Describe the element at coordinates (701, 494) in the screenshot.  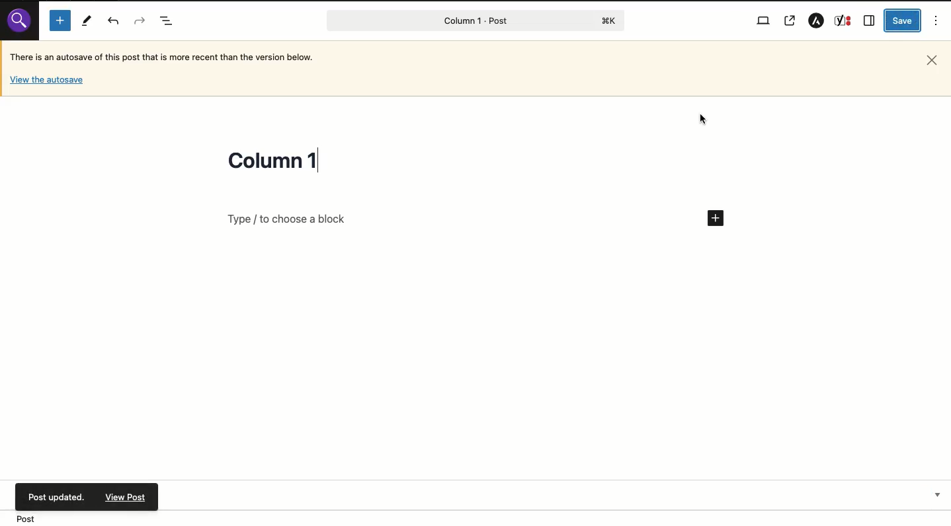
I see `Yoast SEO` at that location.